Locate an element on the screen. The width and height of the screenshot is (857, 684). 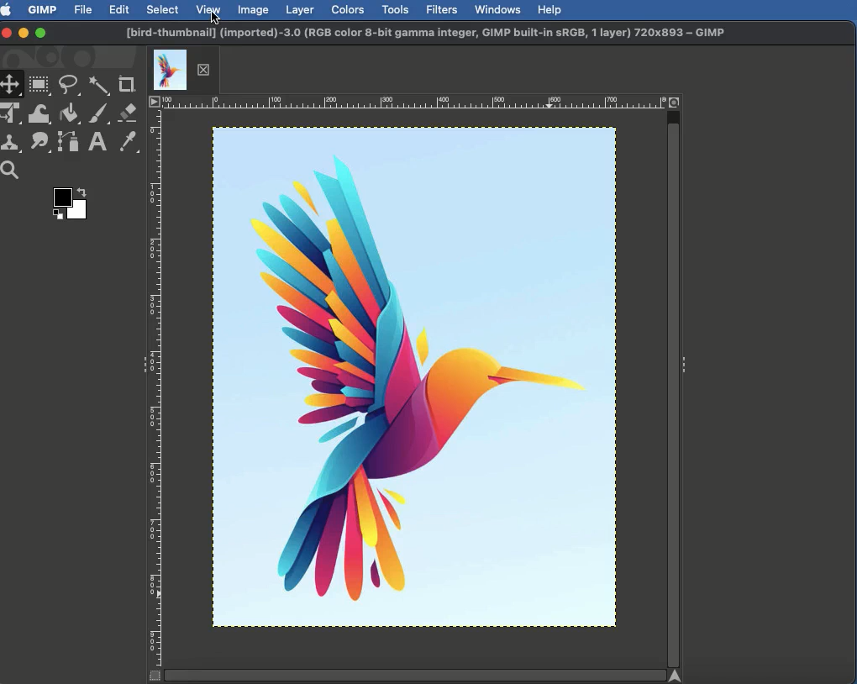
close current tab is located at coordinates (208, 70).